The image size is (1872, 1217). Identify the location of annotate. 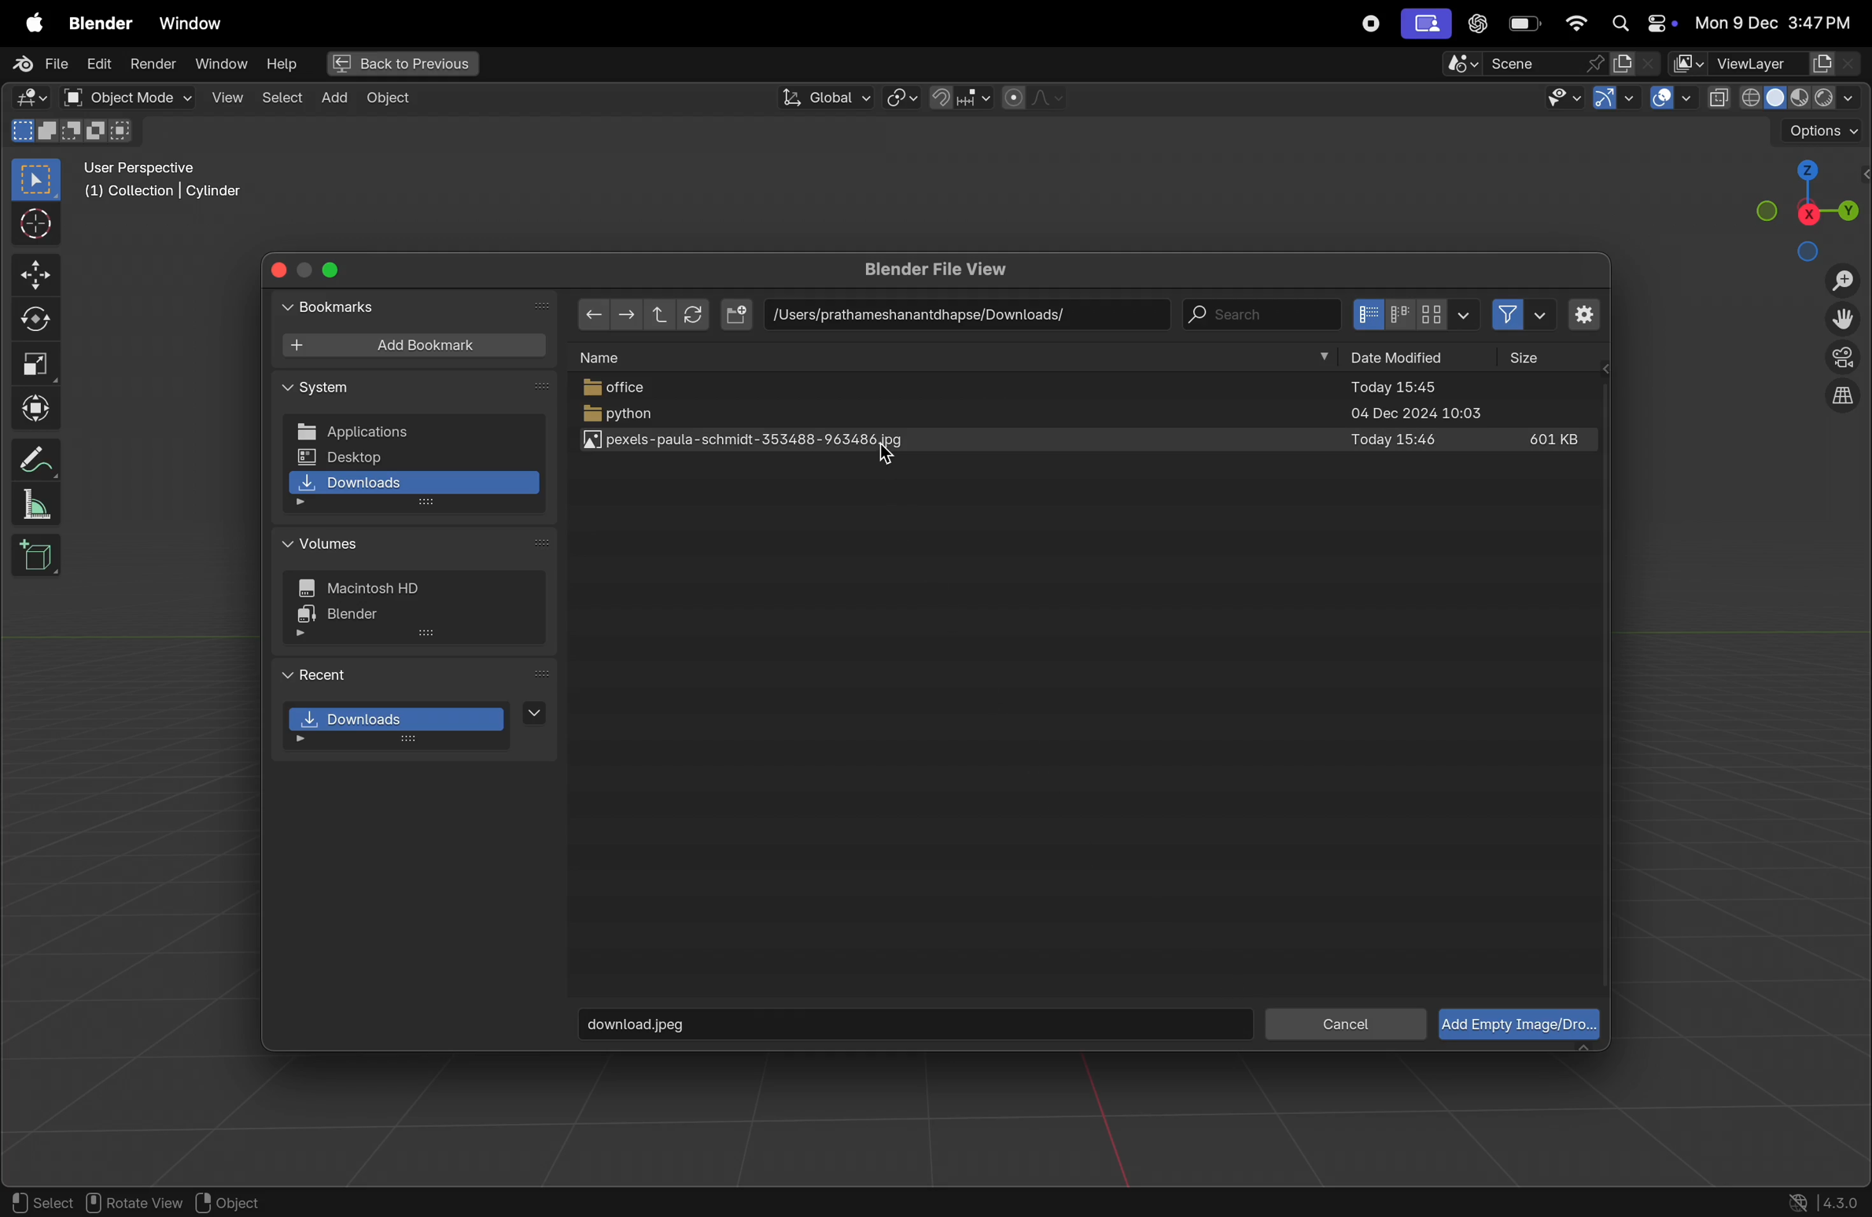
(32, 459).